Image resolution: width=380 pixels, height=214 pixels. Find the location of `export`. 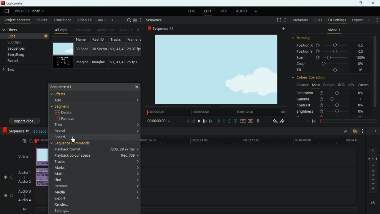

export is located at coordinates (356, 20).